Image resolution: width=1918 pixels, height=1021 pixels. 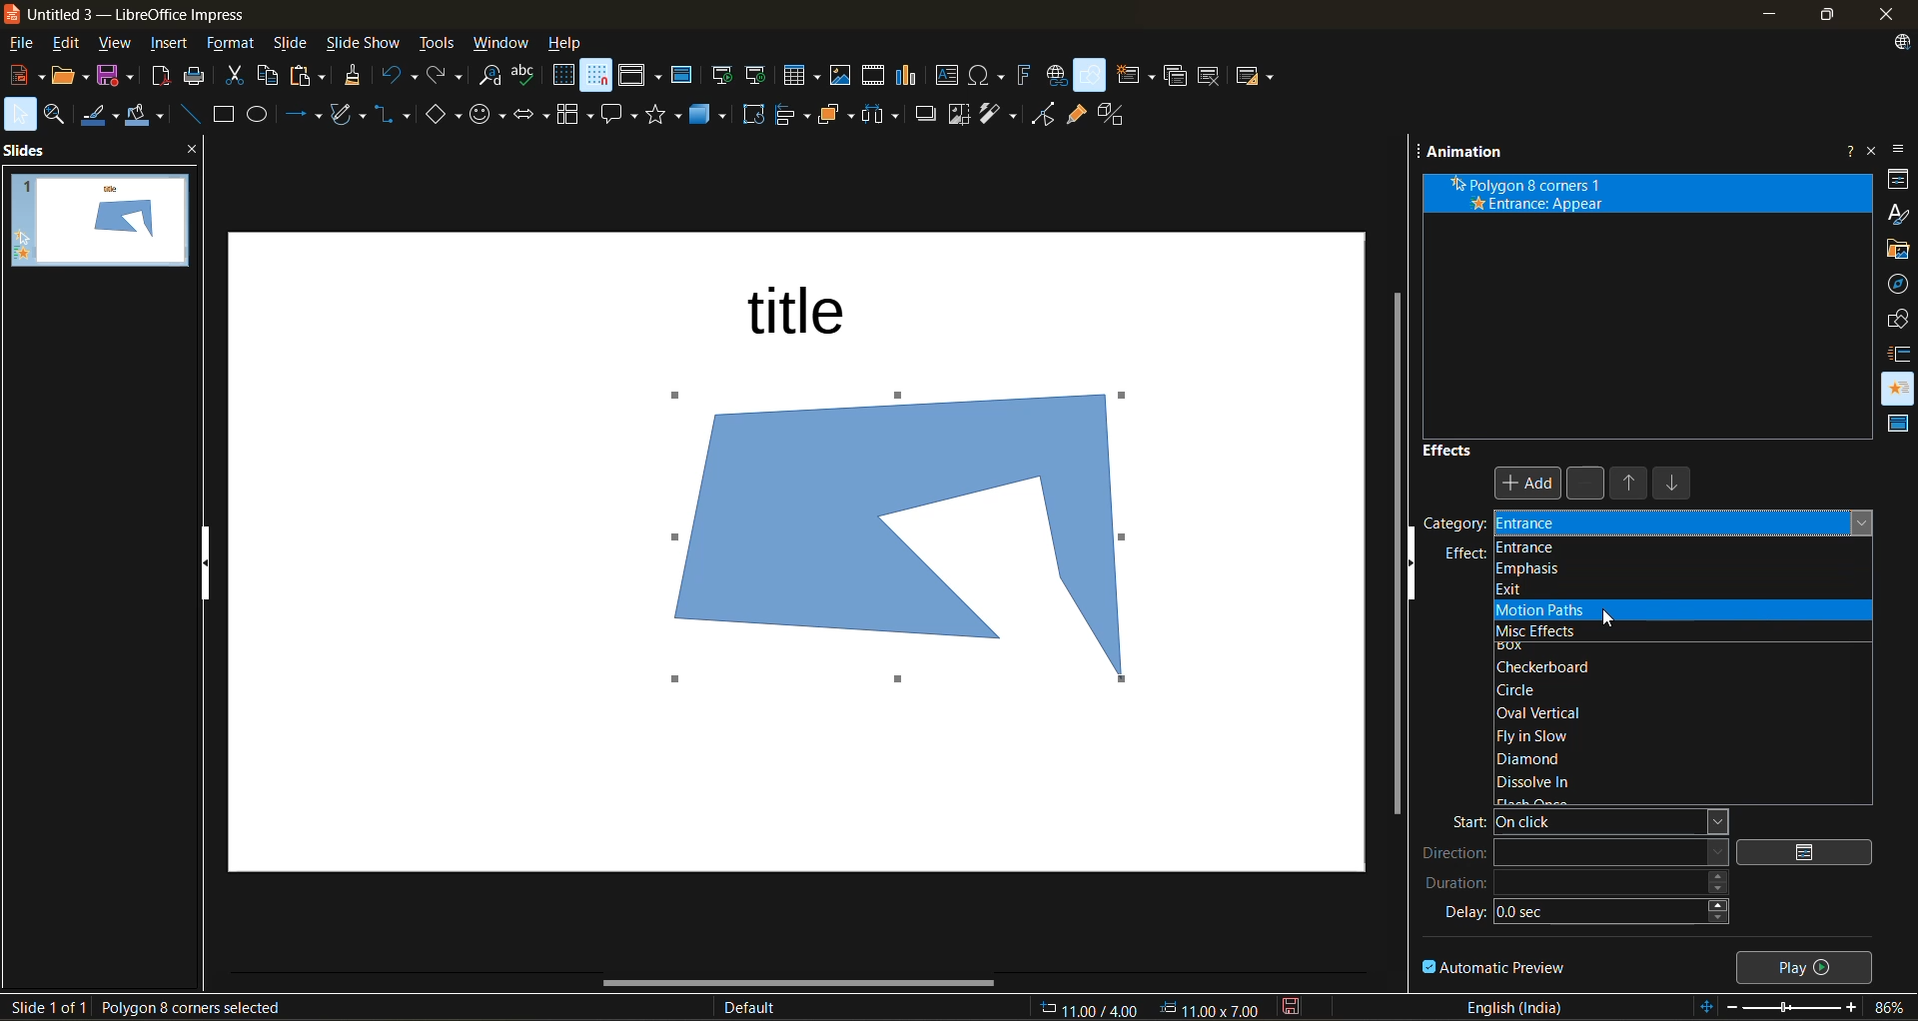 What do you see at coordinates (1890, 16) in the screenshot?
I see `close` at bounding box center [1890, 16].